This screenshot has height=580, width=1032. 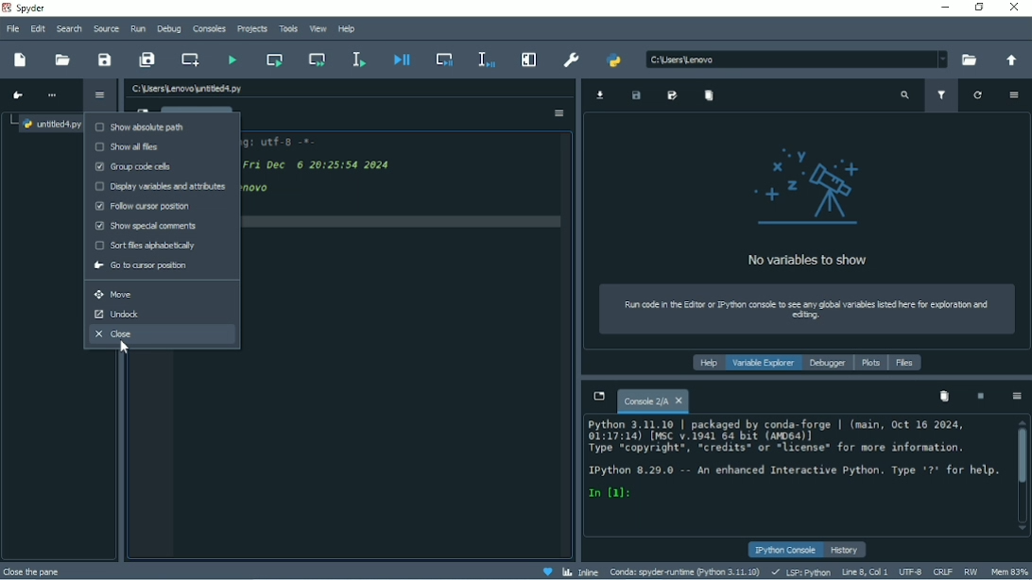 What do you see at coordinates (685, 571) in the screenshot?
I see `Conda` at bounding box center [685, 571].